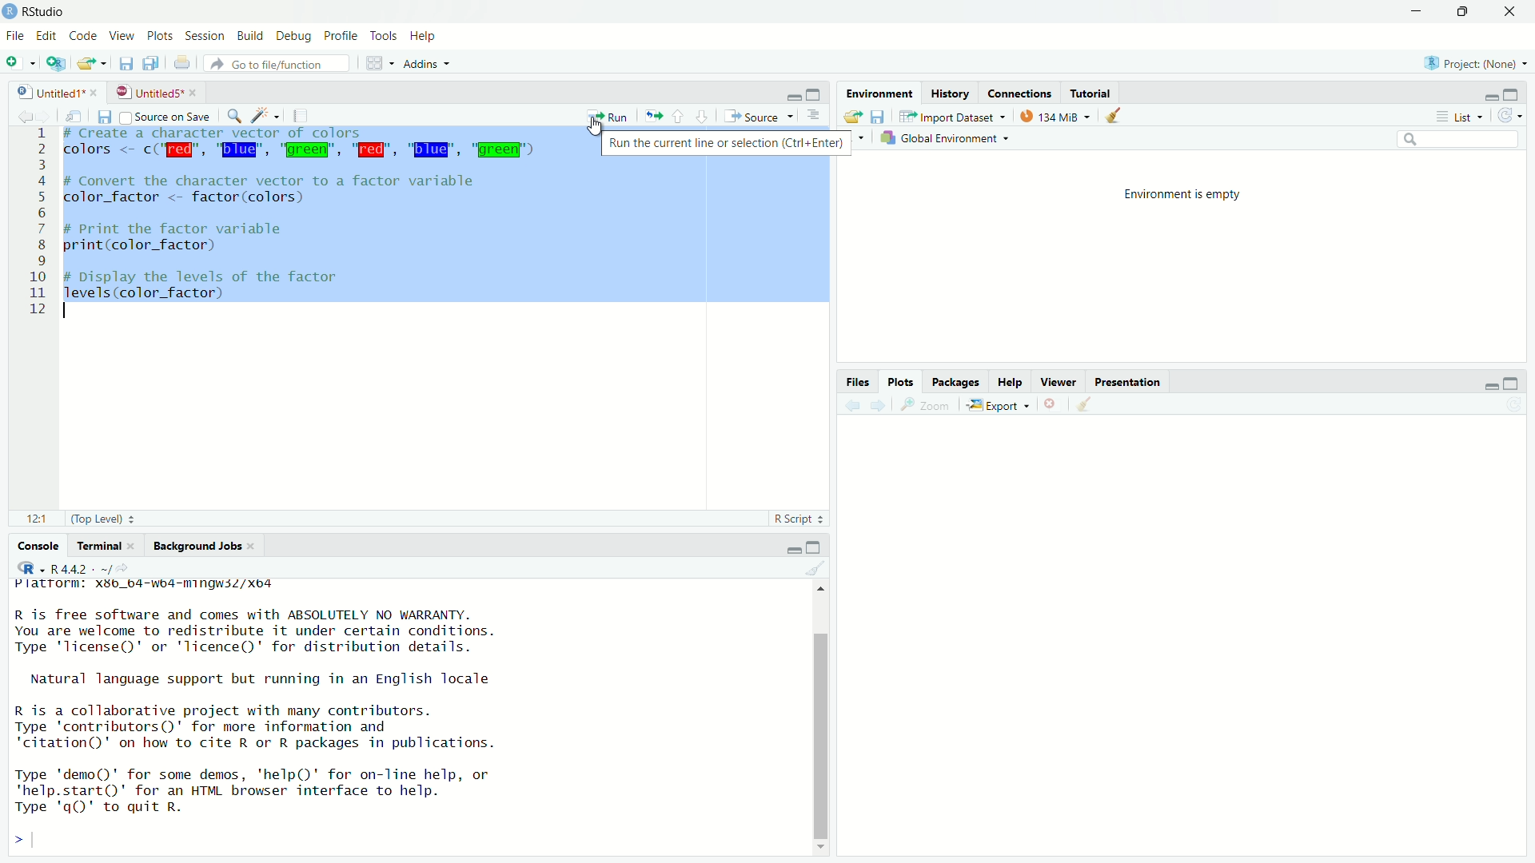 The image size is (1535, 863). Describe the element at coordinates (40, 841) in the screenshot. I see `typing cursor` at that location.